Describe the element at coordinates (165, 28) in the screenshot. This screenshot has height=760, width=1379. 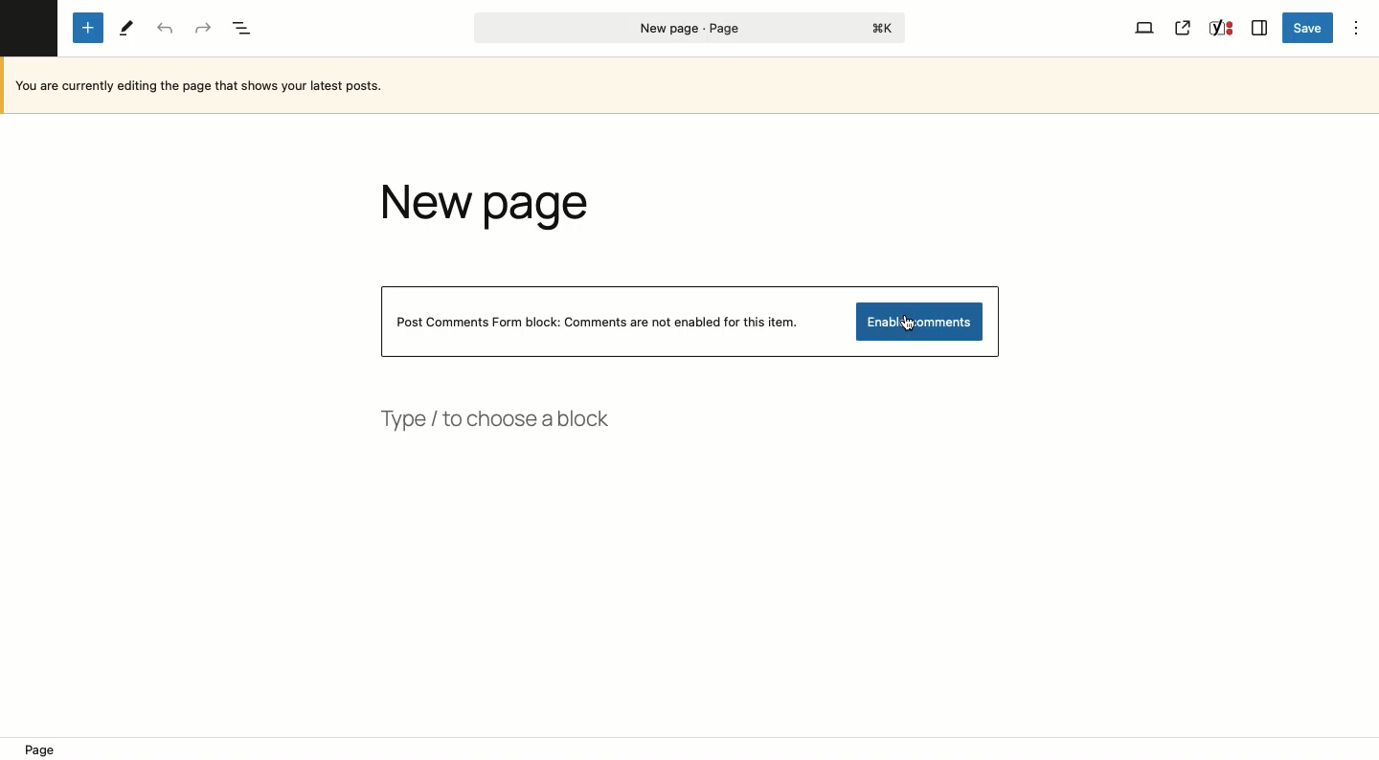
I see `Undo` at that location.